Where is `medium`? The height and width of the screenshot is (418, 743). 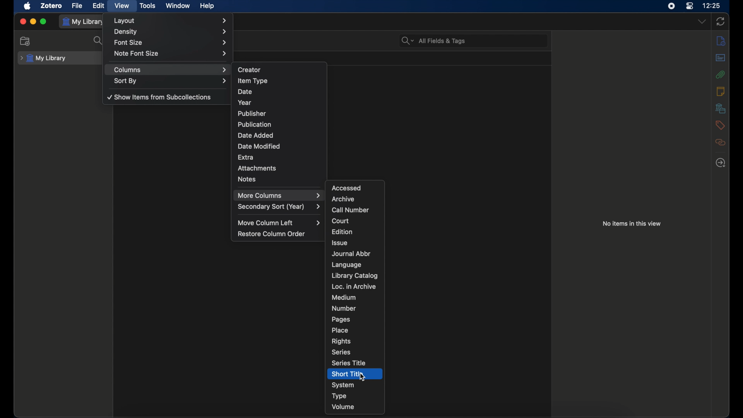 medium is located at coordinates (344, 298).